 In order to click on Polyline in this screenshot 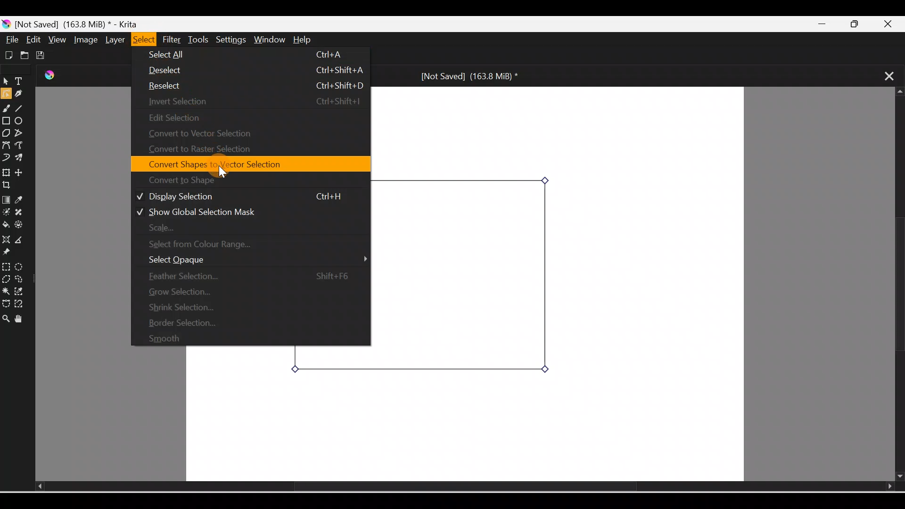, I will do `click(20, 132)`.